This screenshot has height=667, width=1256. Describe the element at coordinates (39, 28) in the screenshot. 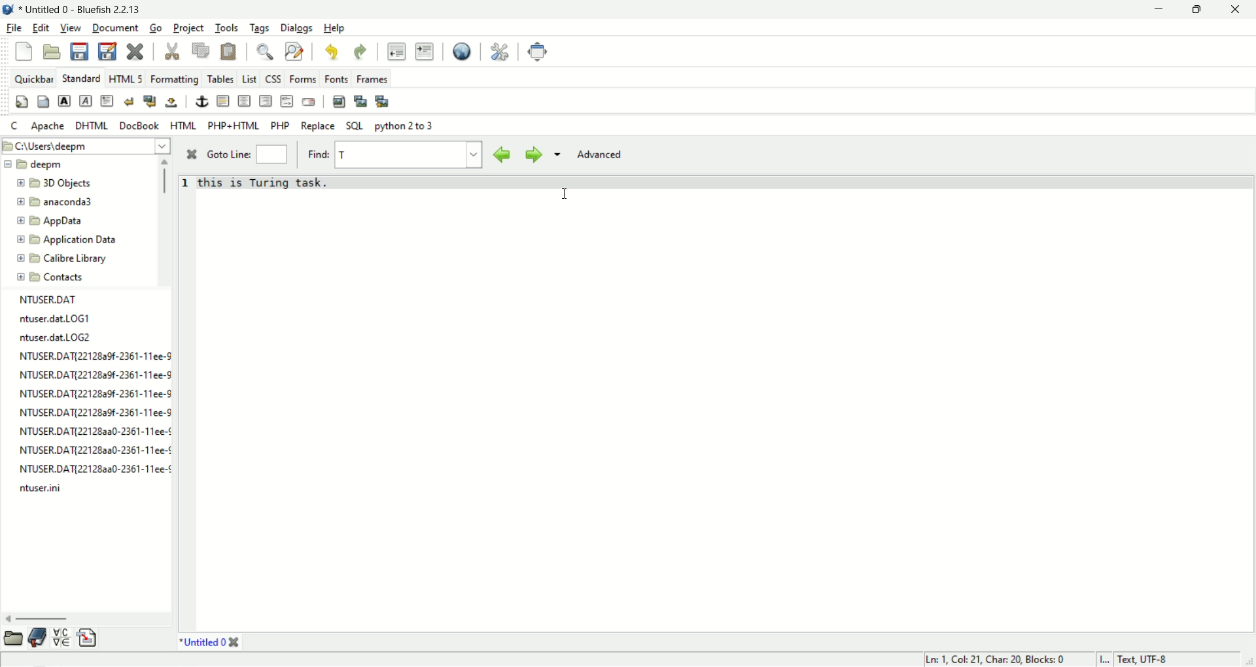

I see `edit` at that location.